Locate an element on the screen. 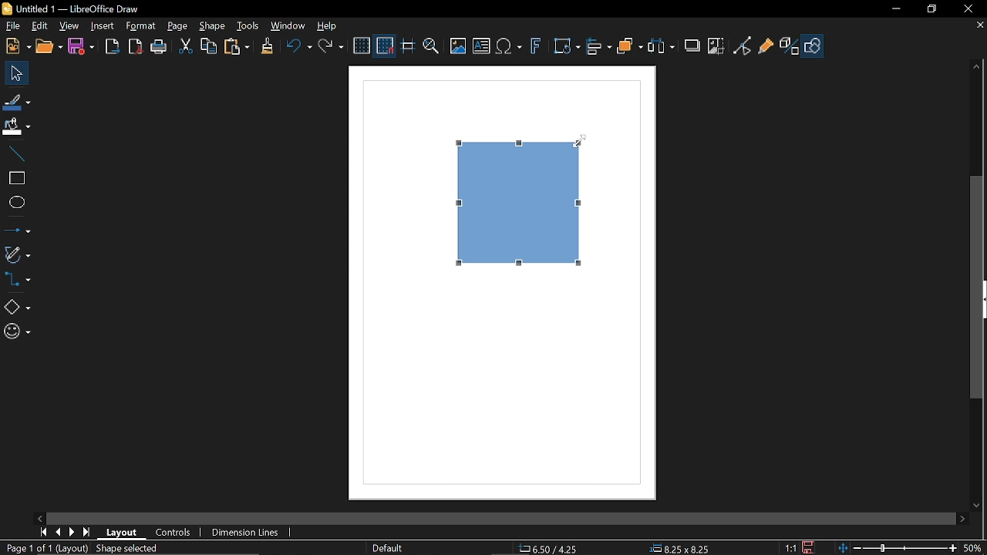 Image resolution: width=987 pixels, height=555 pixels. File is located at coordinates (12, 25).